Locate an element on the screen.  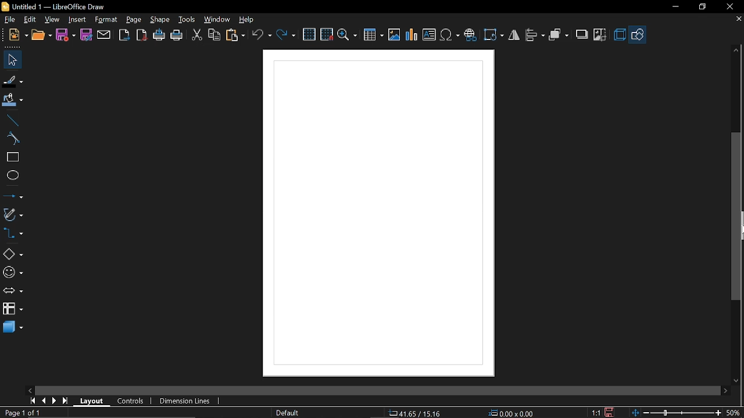
shadow is located at coordinates (582, 35).